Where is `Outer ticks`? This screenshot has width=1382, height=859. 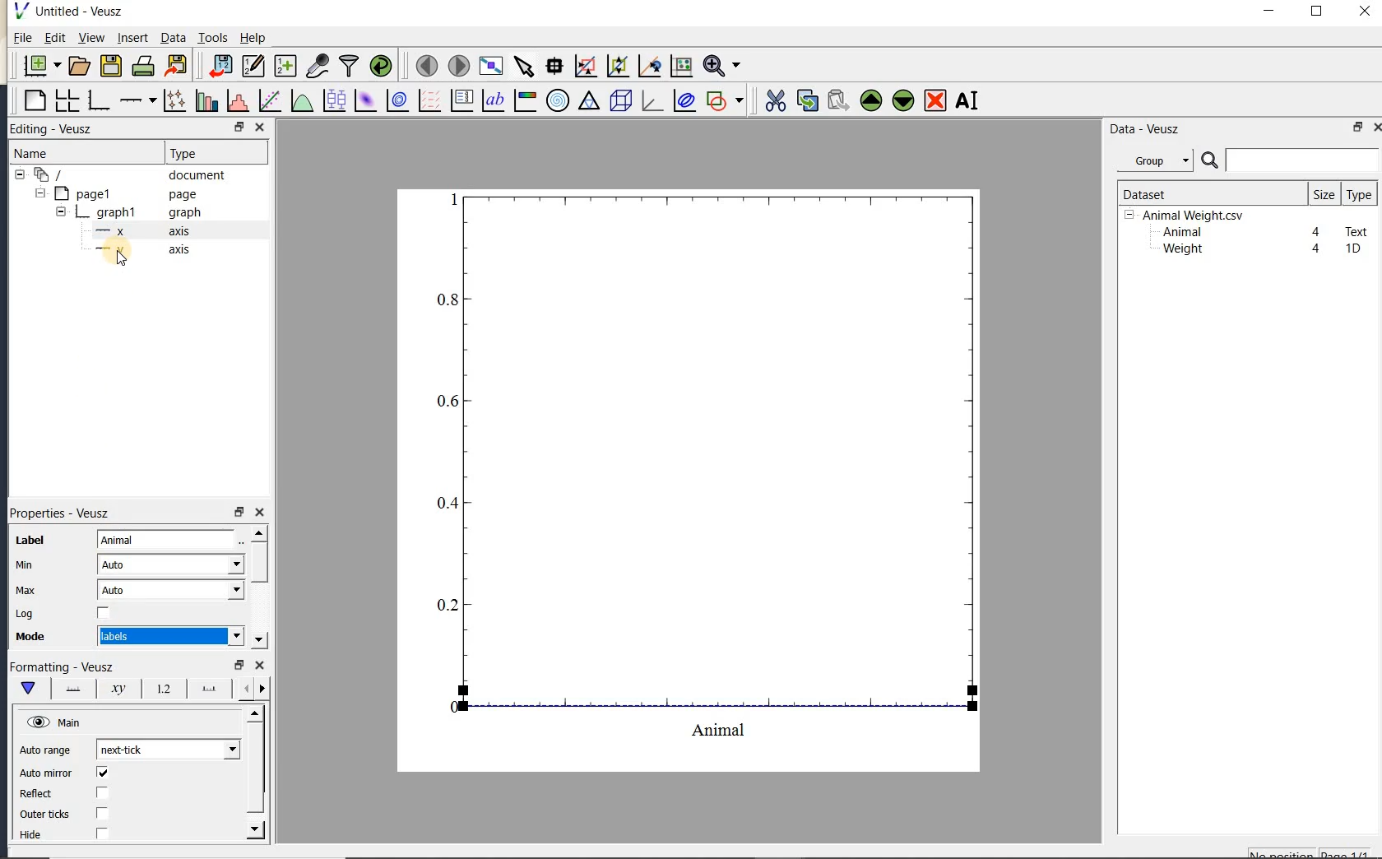
Outer ticks is located at coordinates (47, 814).